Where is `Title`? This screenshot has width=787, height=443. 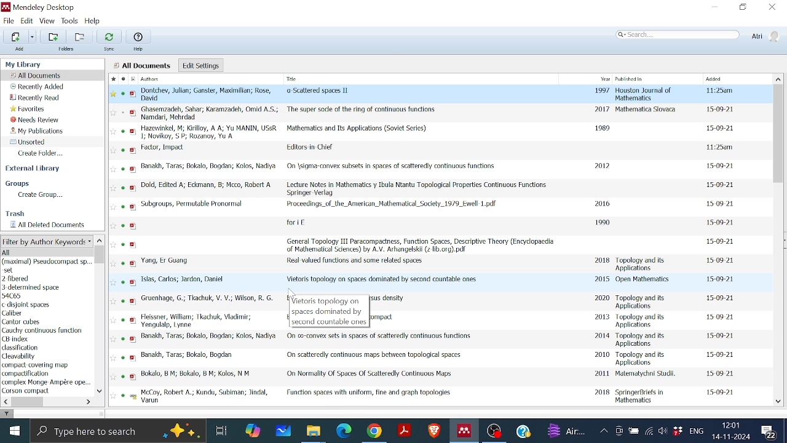
Title is located at coordinates (312, 148).